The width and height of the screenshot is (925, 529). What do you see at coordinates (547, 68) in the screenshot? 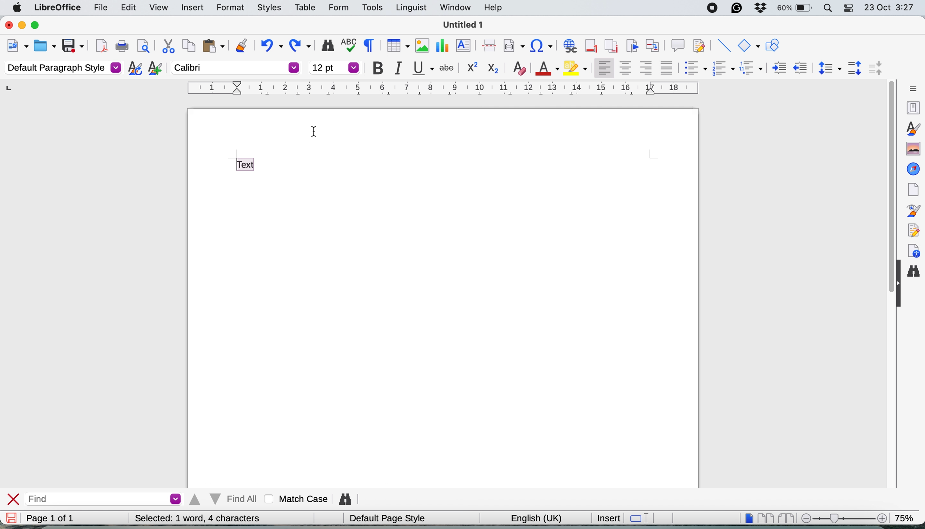
I see `text color` at bounding box center [547, 68].